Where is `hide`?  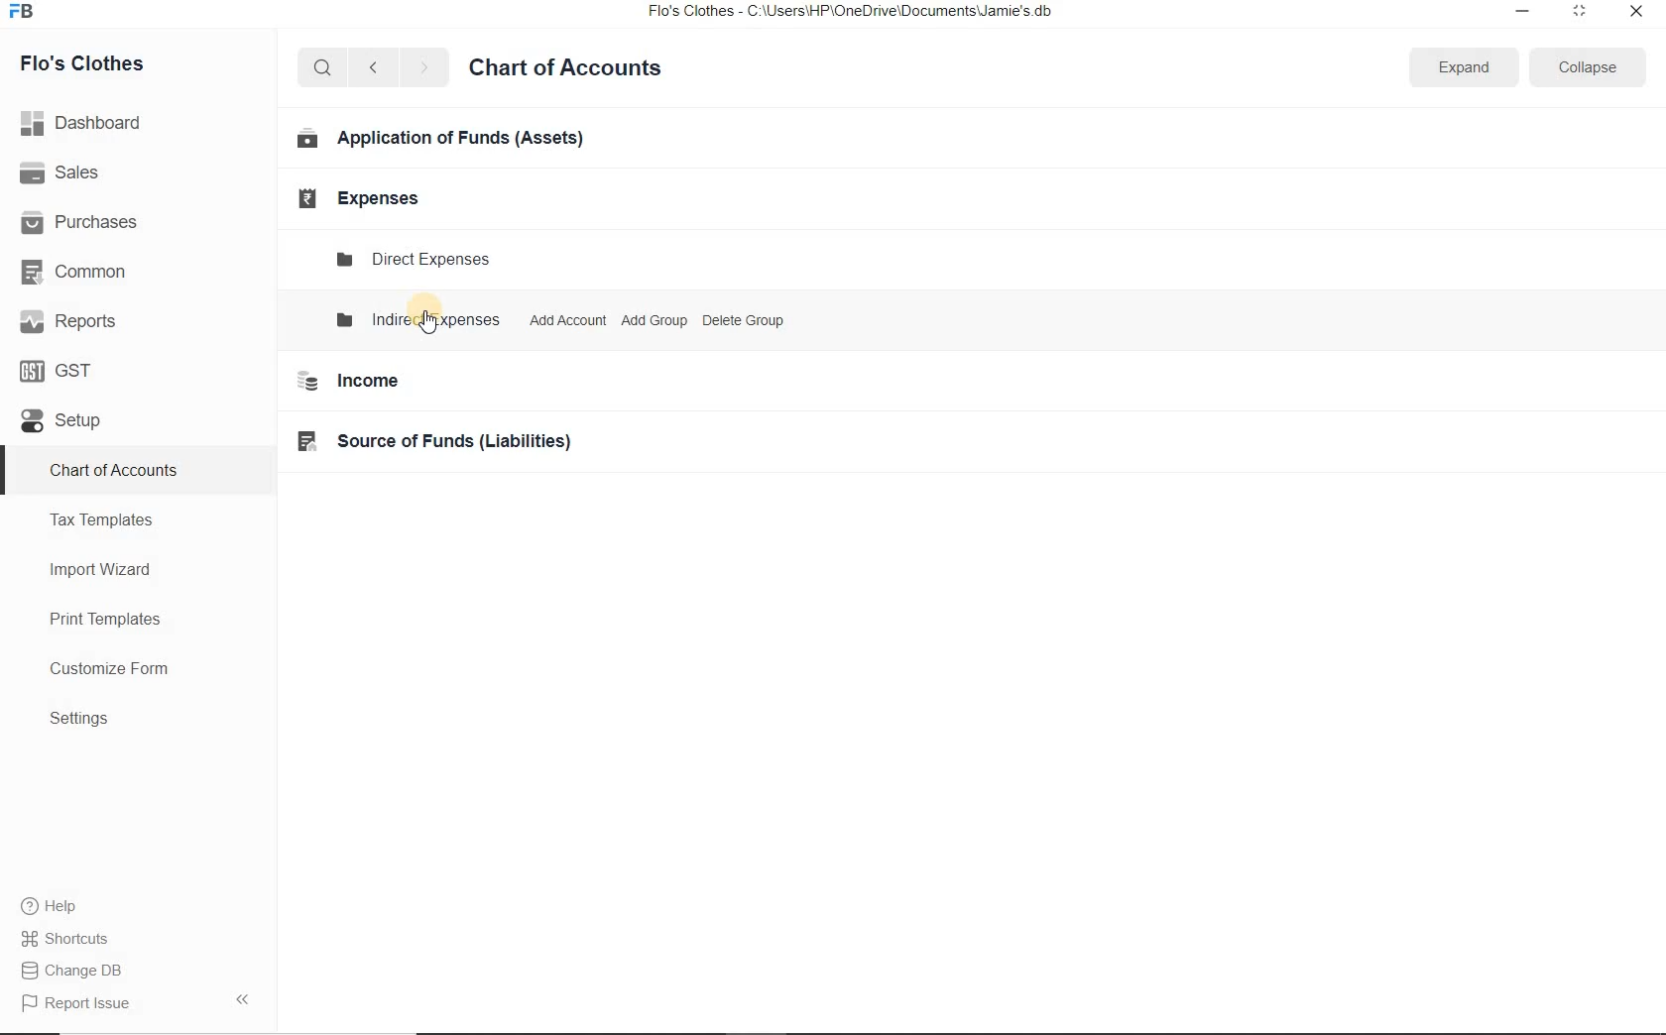
hide is located at coordinates (243, 999).